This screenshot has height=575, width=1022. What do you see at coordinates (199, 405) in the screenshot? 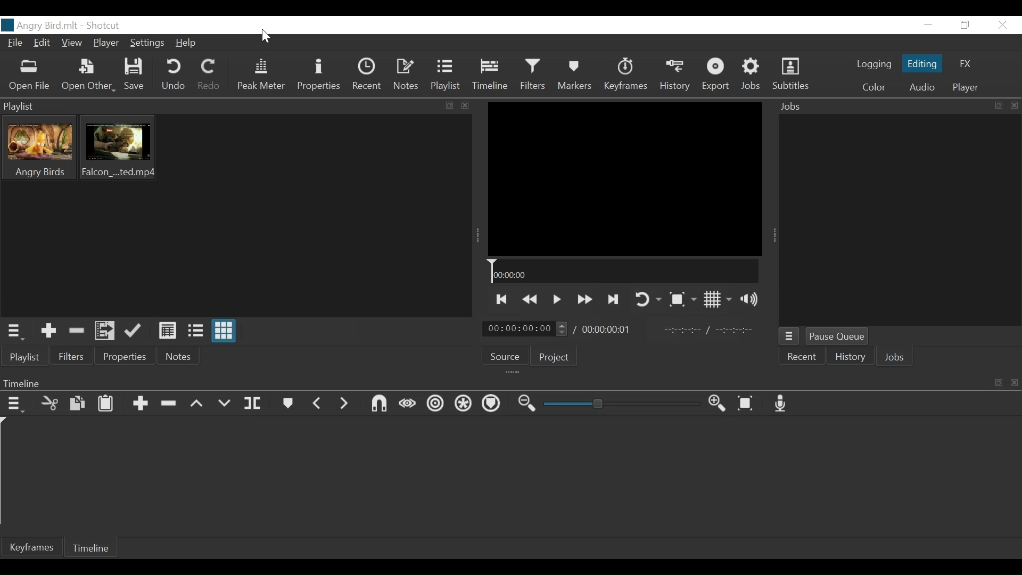
I see `Lift` at bounding box center [199, 405].